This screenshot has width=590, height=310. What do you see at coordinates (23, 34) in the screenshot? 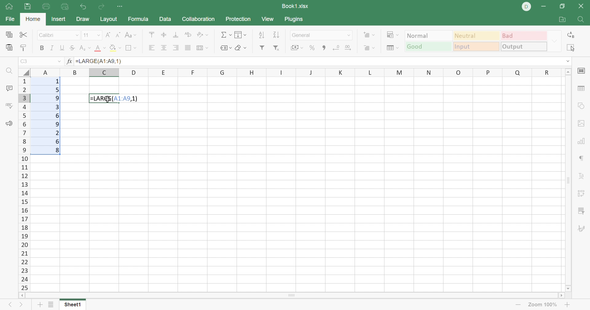
I see `Cut` at bounding box center [23, 34].